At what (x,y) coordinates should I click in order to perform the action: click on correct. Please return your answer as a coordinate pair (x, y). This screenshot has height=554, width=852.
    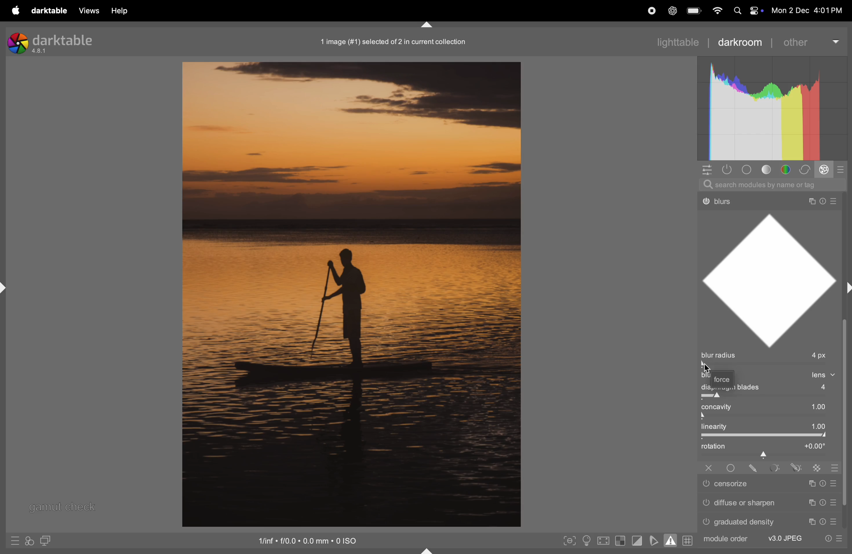
    Looking at the image, I should click on (807, 169).